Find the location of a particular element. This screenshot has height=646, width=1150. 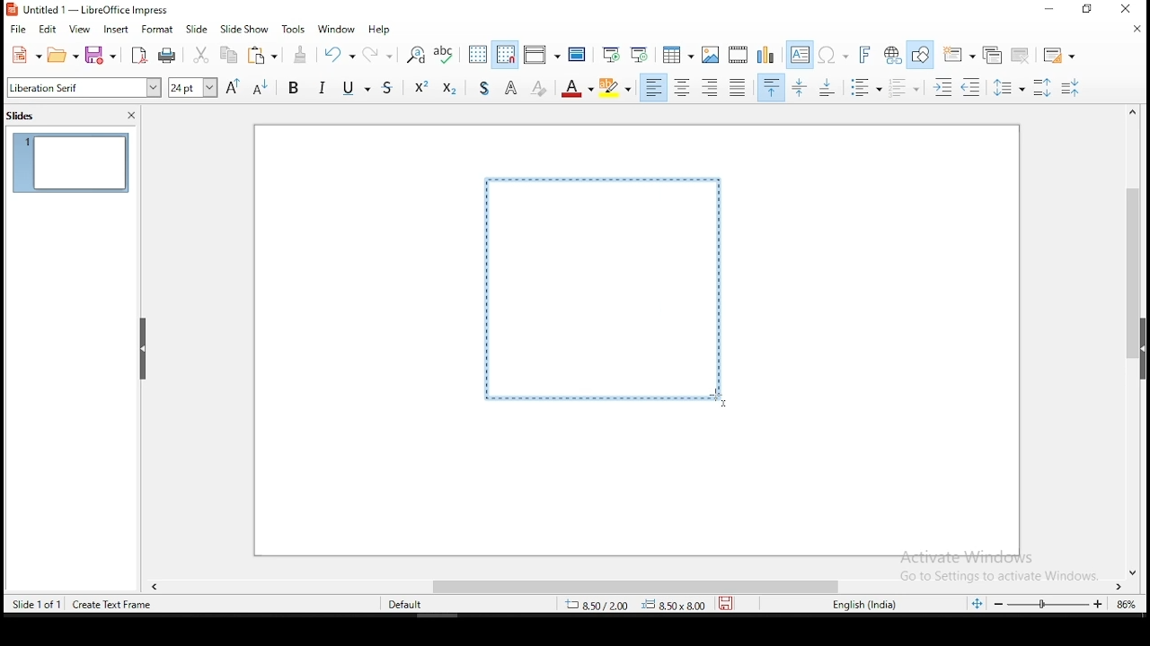

save is located at coordinates (724, 605).